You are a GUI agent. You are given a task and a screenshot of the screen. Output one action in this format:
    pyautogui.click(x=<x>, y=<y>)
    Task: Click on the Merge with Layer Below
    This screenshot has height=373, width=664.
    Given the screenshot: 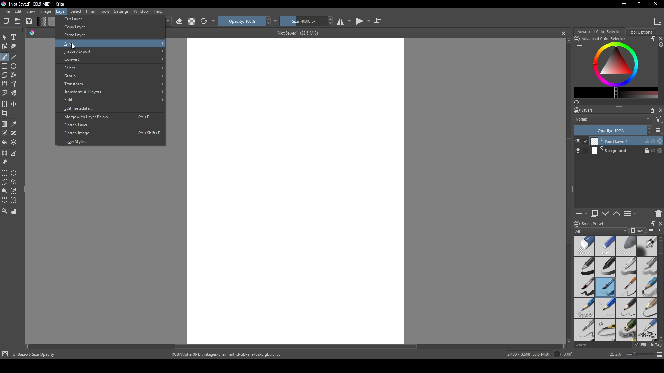 What is the action you would take?
    pyautogui.click(x=109, y=117)
    